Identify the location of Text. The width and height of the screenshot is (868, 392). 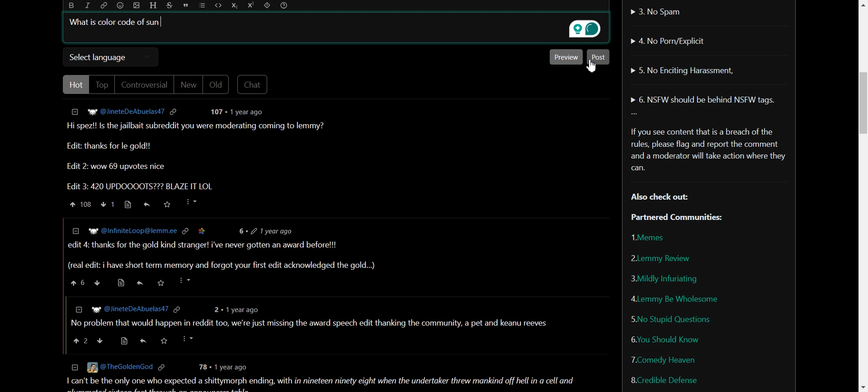
(695, 196).